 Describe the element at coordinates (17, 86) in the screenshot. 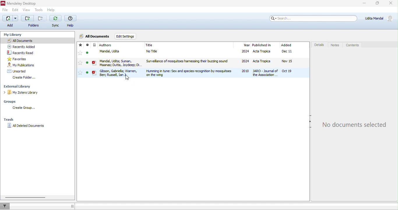

I see `external library` at that location.